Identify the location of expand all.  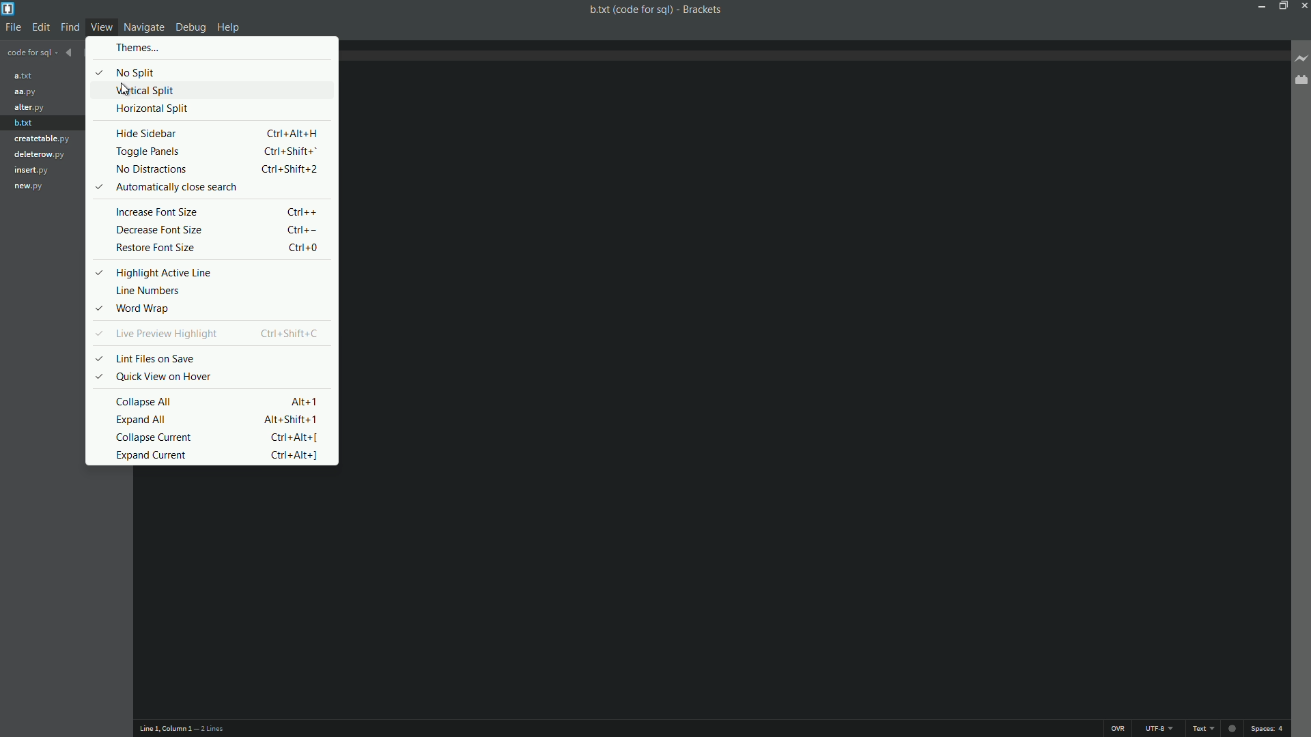
(218, 420).